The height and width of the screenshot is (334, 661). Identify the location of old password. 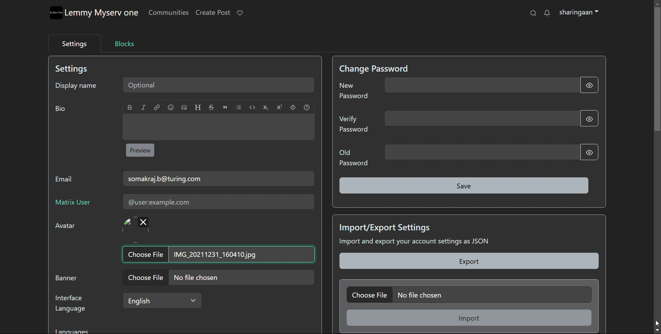
(482, 152).